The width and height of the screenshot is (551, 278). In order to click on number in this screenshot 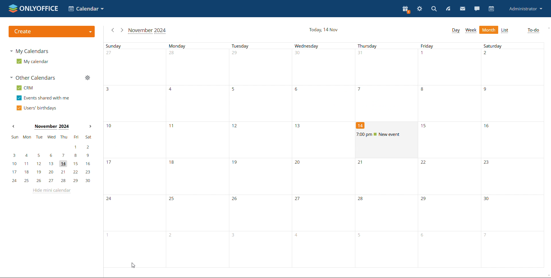, I will do `click(172, 55)`.